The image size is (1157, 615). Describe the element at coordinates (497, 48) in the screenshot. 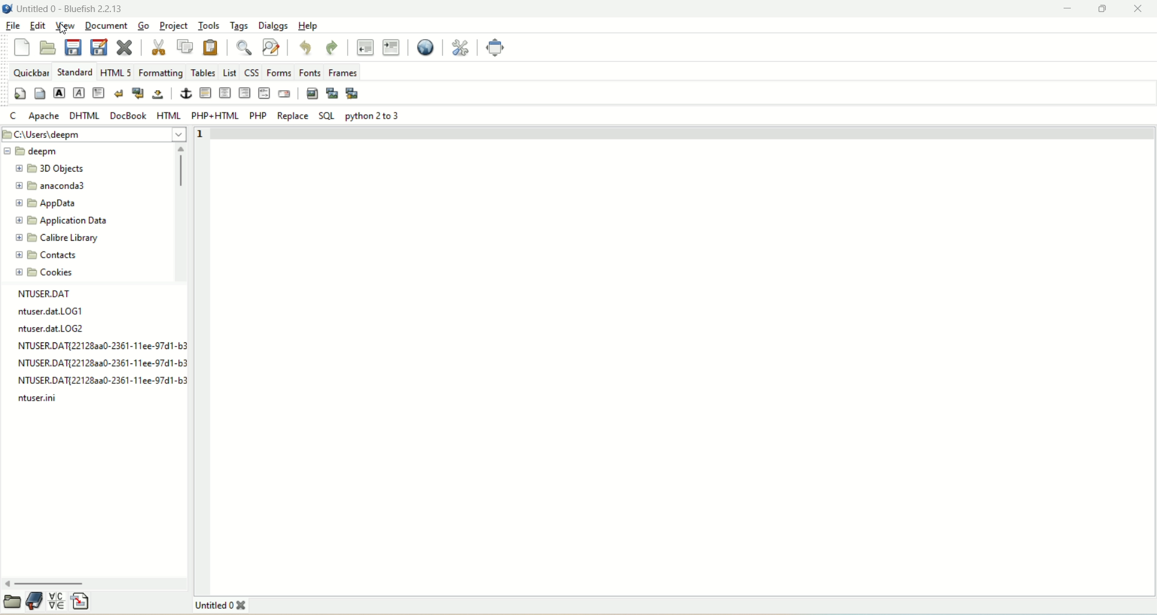

I see `fullscreen` at that location.